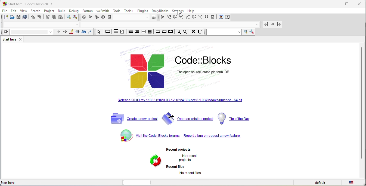 The height and width of the screenshot is (186, 366). I want to click on top of the day, so click(236, 118).